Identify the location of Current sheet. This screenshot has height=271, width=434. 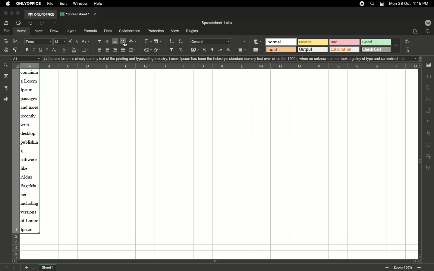
(48, 267).